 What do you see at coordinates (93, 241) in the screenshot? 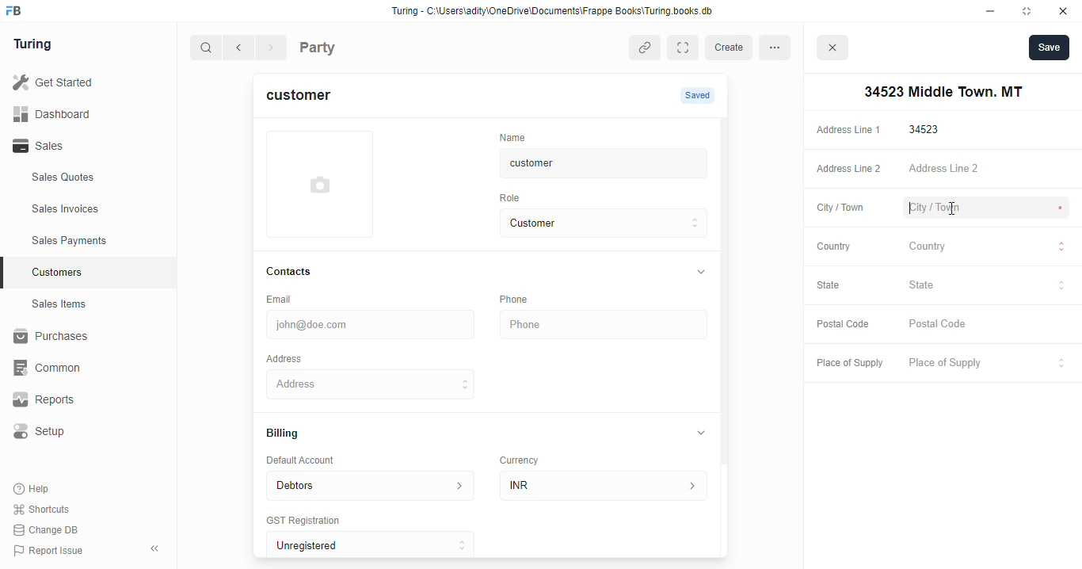
I see `Sales Payments` at bounding box center [93, 241].